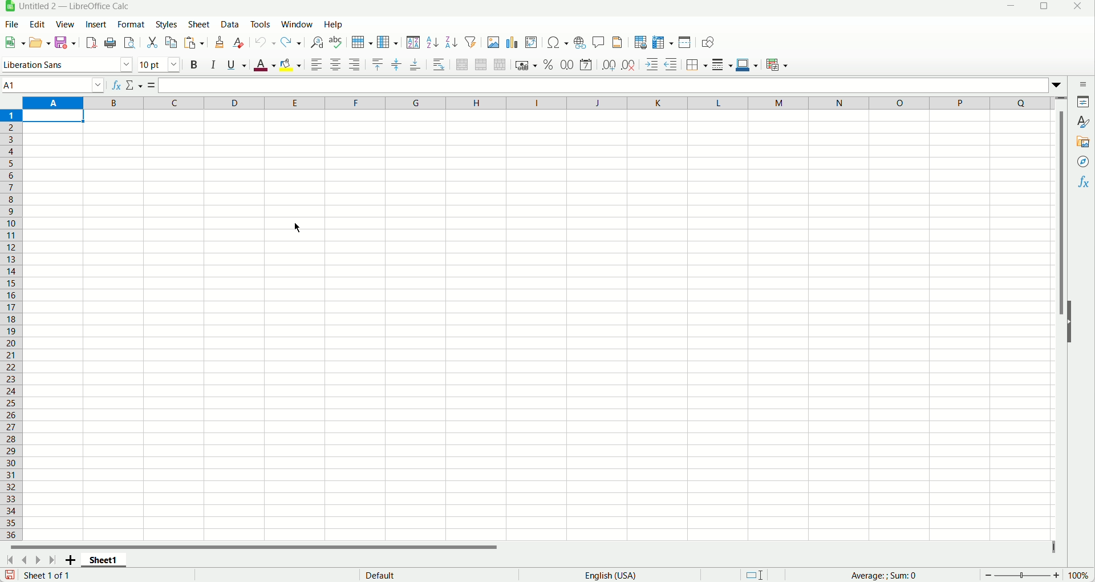  What do you see at coordinates (269, 549) in the screenshot?
I see `Horizontal scroll bar` at bounding box center [269, 549].